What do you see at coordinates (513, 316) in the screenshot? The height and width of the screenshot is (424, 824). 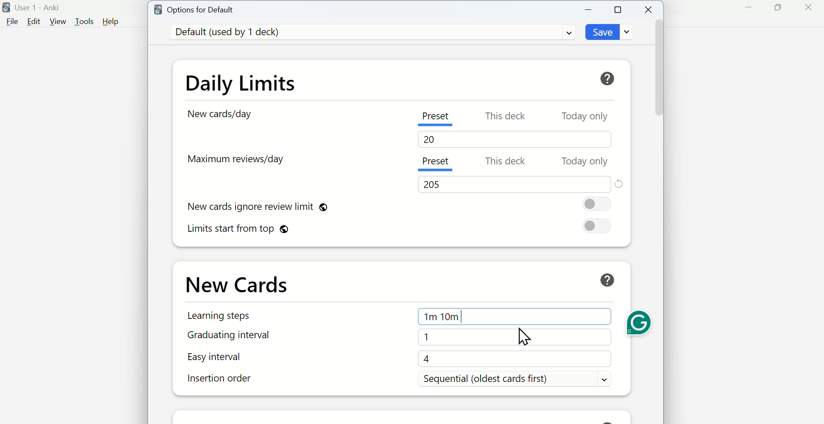 I see `1m 10m` at bounding box center [513, 316].